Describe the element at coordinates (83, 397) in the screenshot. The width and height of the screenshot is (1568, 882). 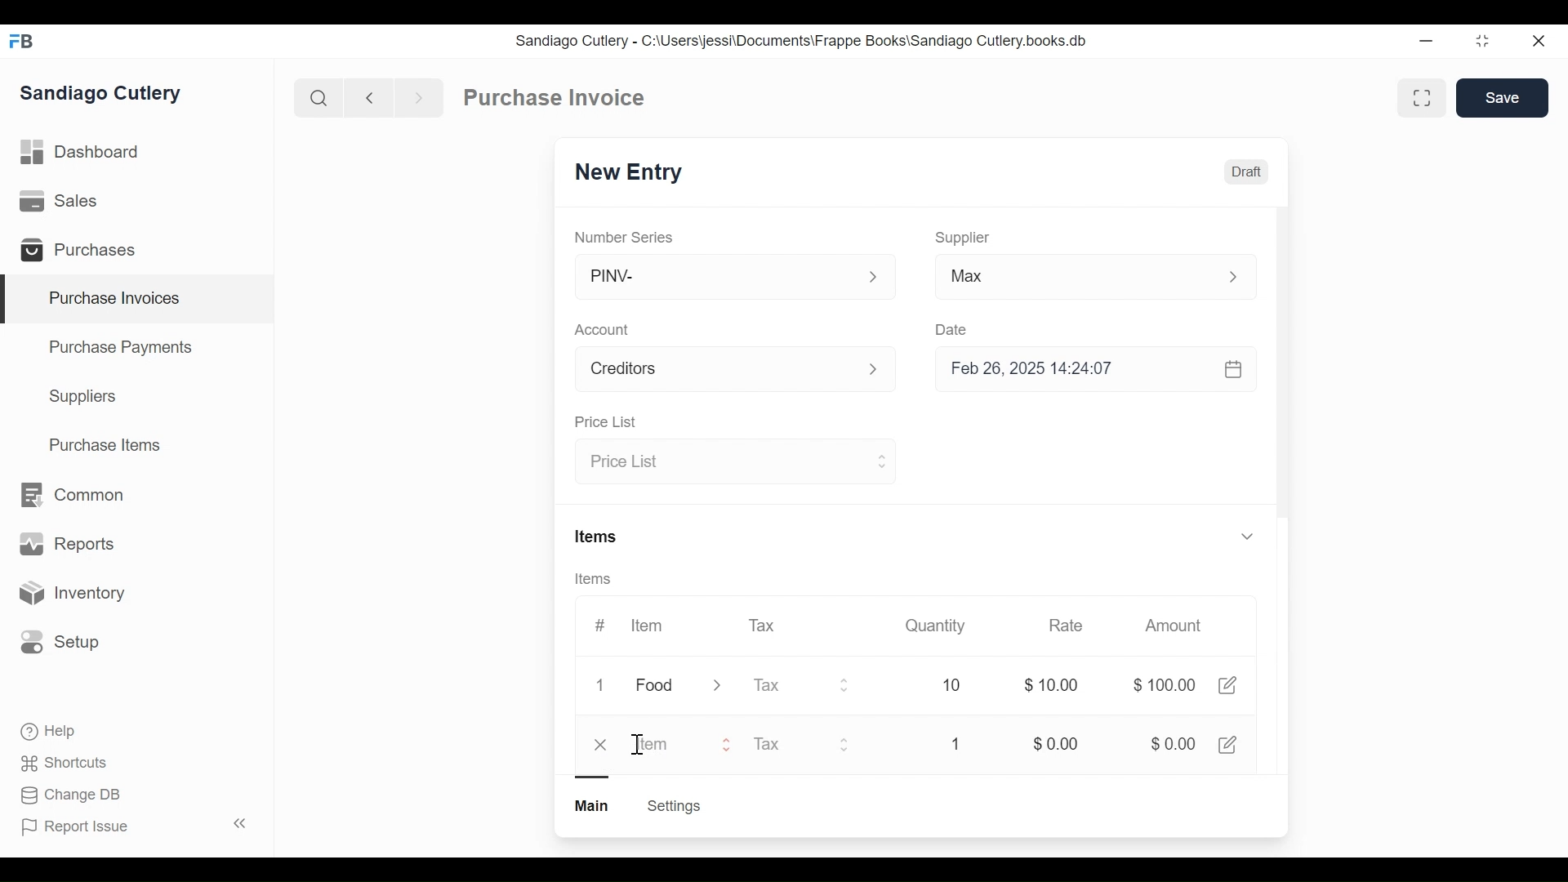
I see `Suppliers` at that location.